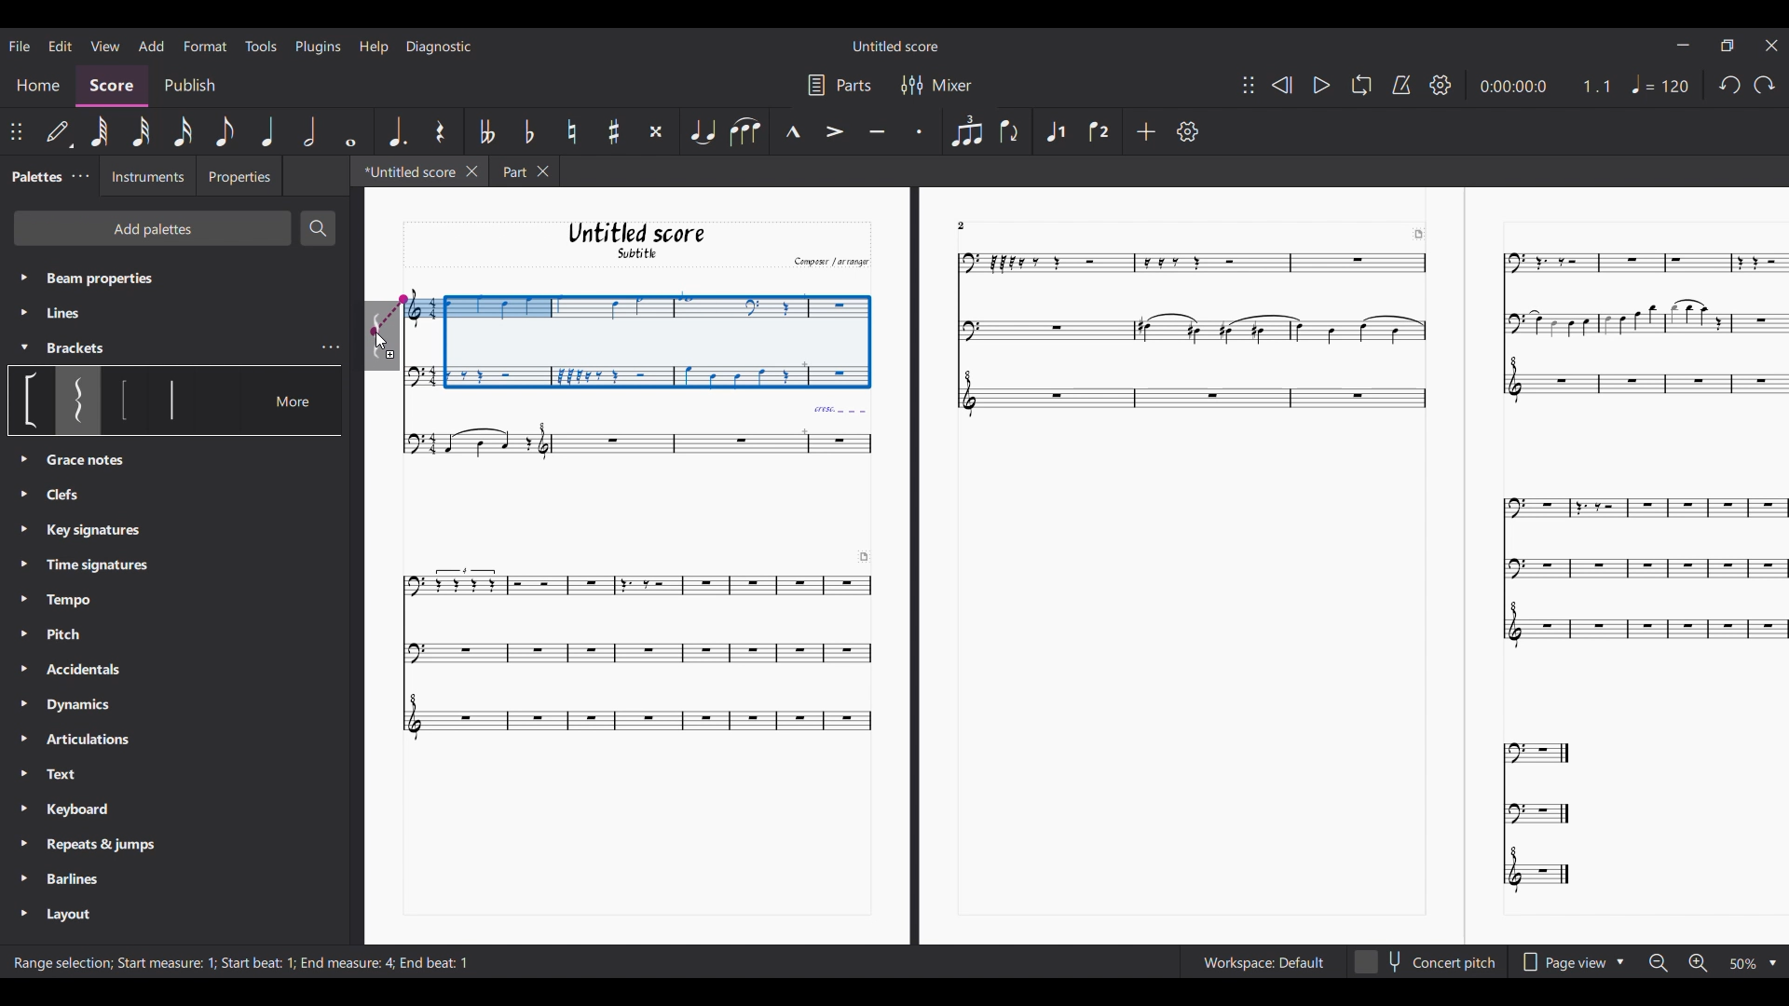 This screenshot has height=1006, width=1789. Describe the element at coordinates (146, 177) in the screenshot. I see `Instruments` at that location.